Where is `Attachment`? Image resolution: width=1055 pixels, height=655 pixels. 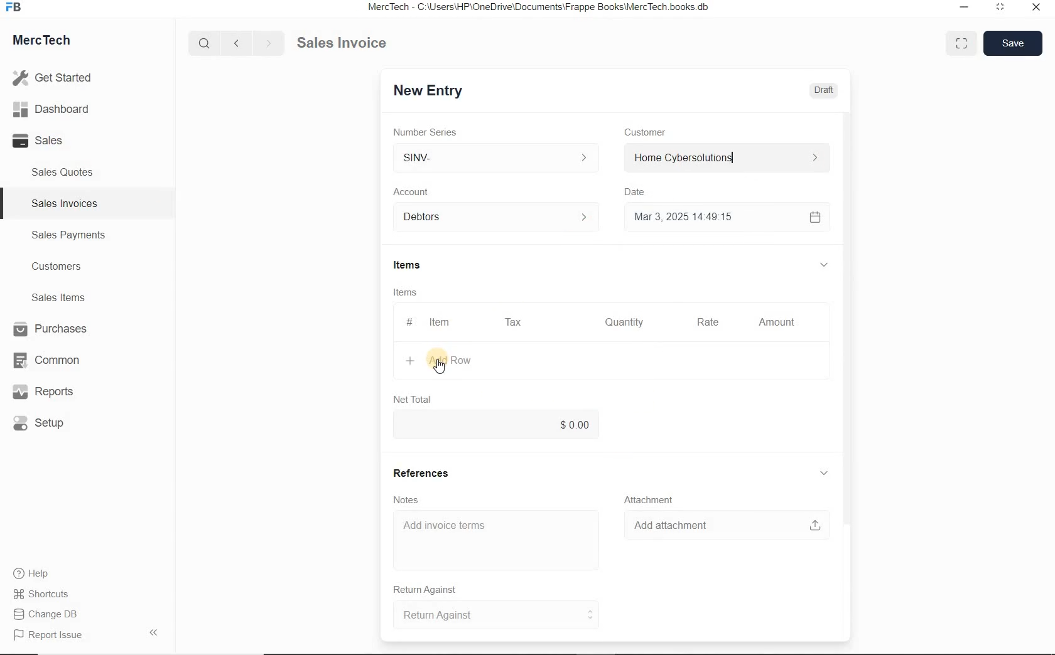 Attachment is located at coordinates (650, 500).